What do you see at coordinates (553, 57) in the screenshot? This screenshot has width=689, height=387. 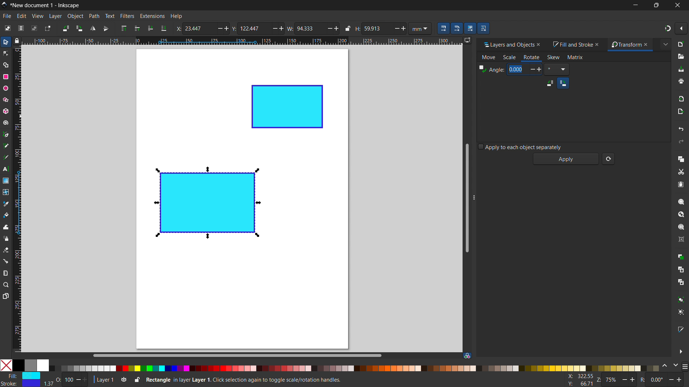 I see `skew` at bounding box center [553, 57].